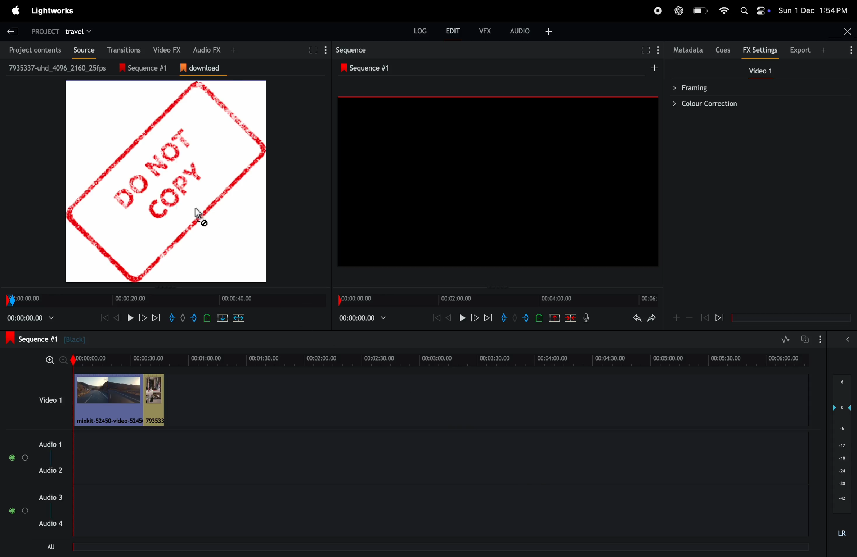 The height and width of the screenshot is (557, 857). What do you see at coordinates (148, 68) in the screenshot?
I see `sequence #1` at bounding box center [148, 68].